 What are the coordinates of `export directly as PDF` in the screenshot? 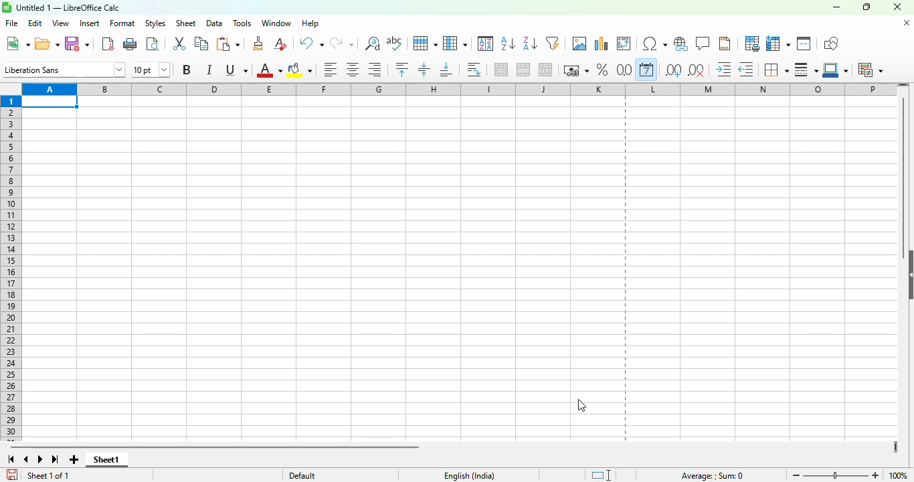 It's located at (108, 44).